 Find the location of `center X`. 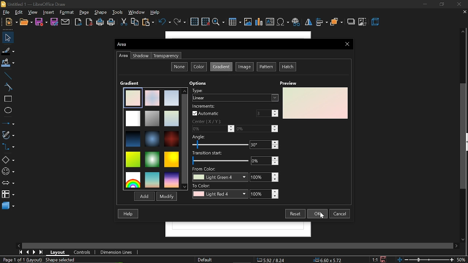

center X is located at coordinates (213, 126).